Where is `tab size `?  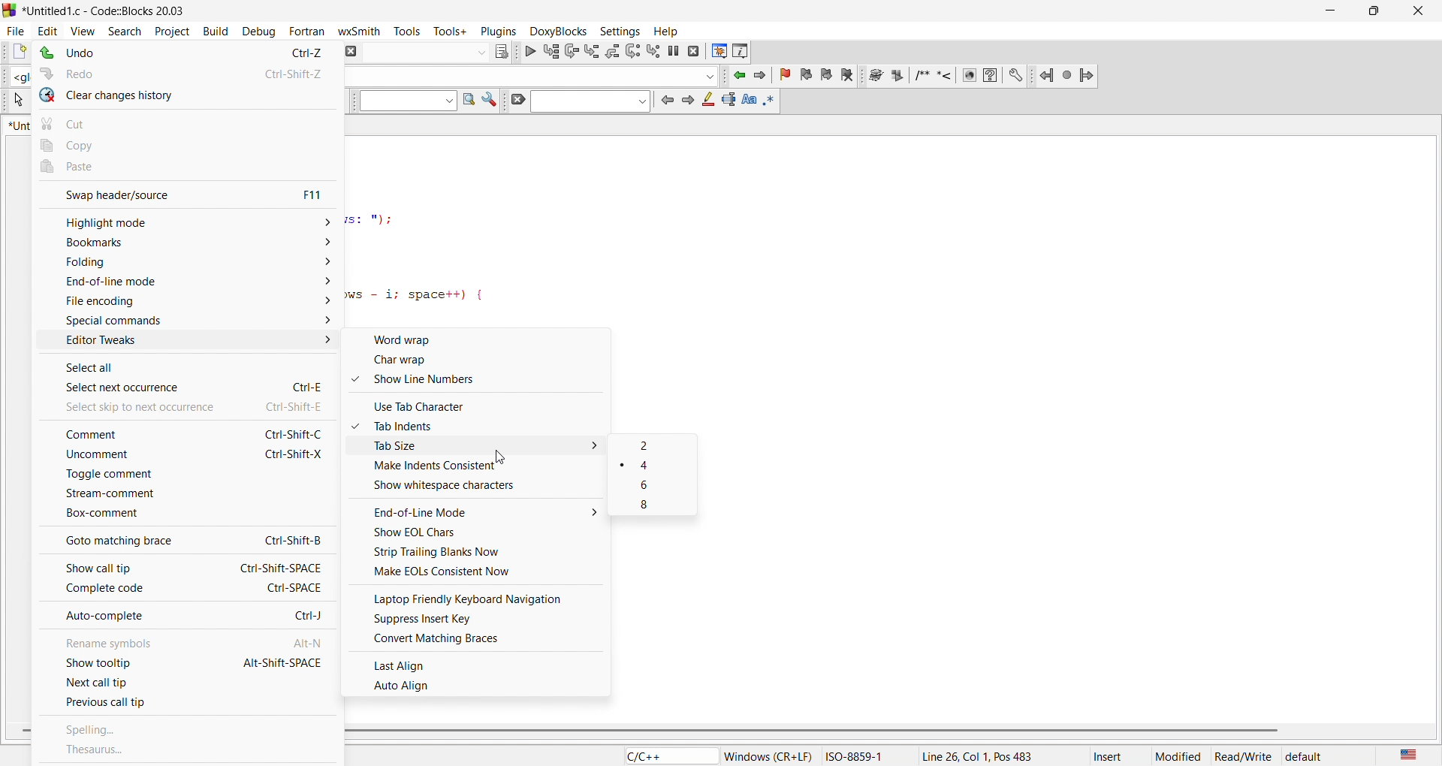 tab size  is located at coordinates (488, 448).